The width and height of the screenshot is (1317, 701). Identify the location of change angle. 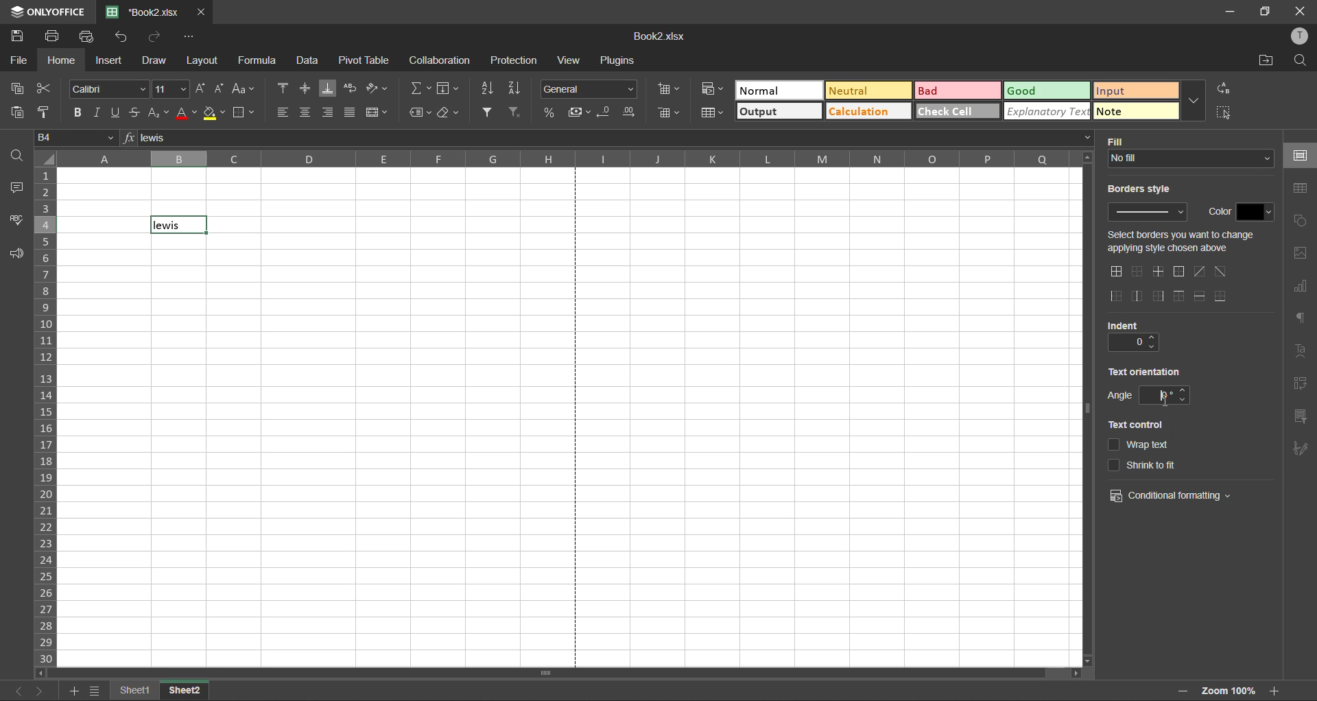
(1156, 394).